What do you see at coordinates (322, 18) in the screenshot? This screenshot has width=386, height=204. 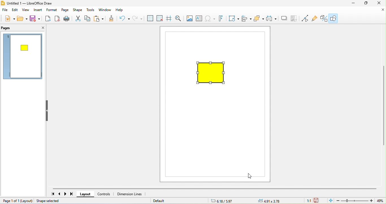 I see `toggle extrusion` at bounding box center [322, 18].